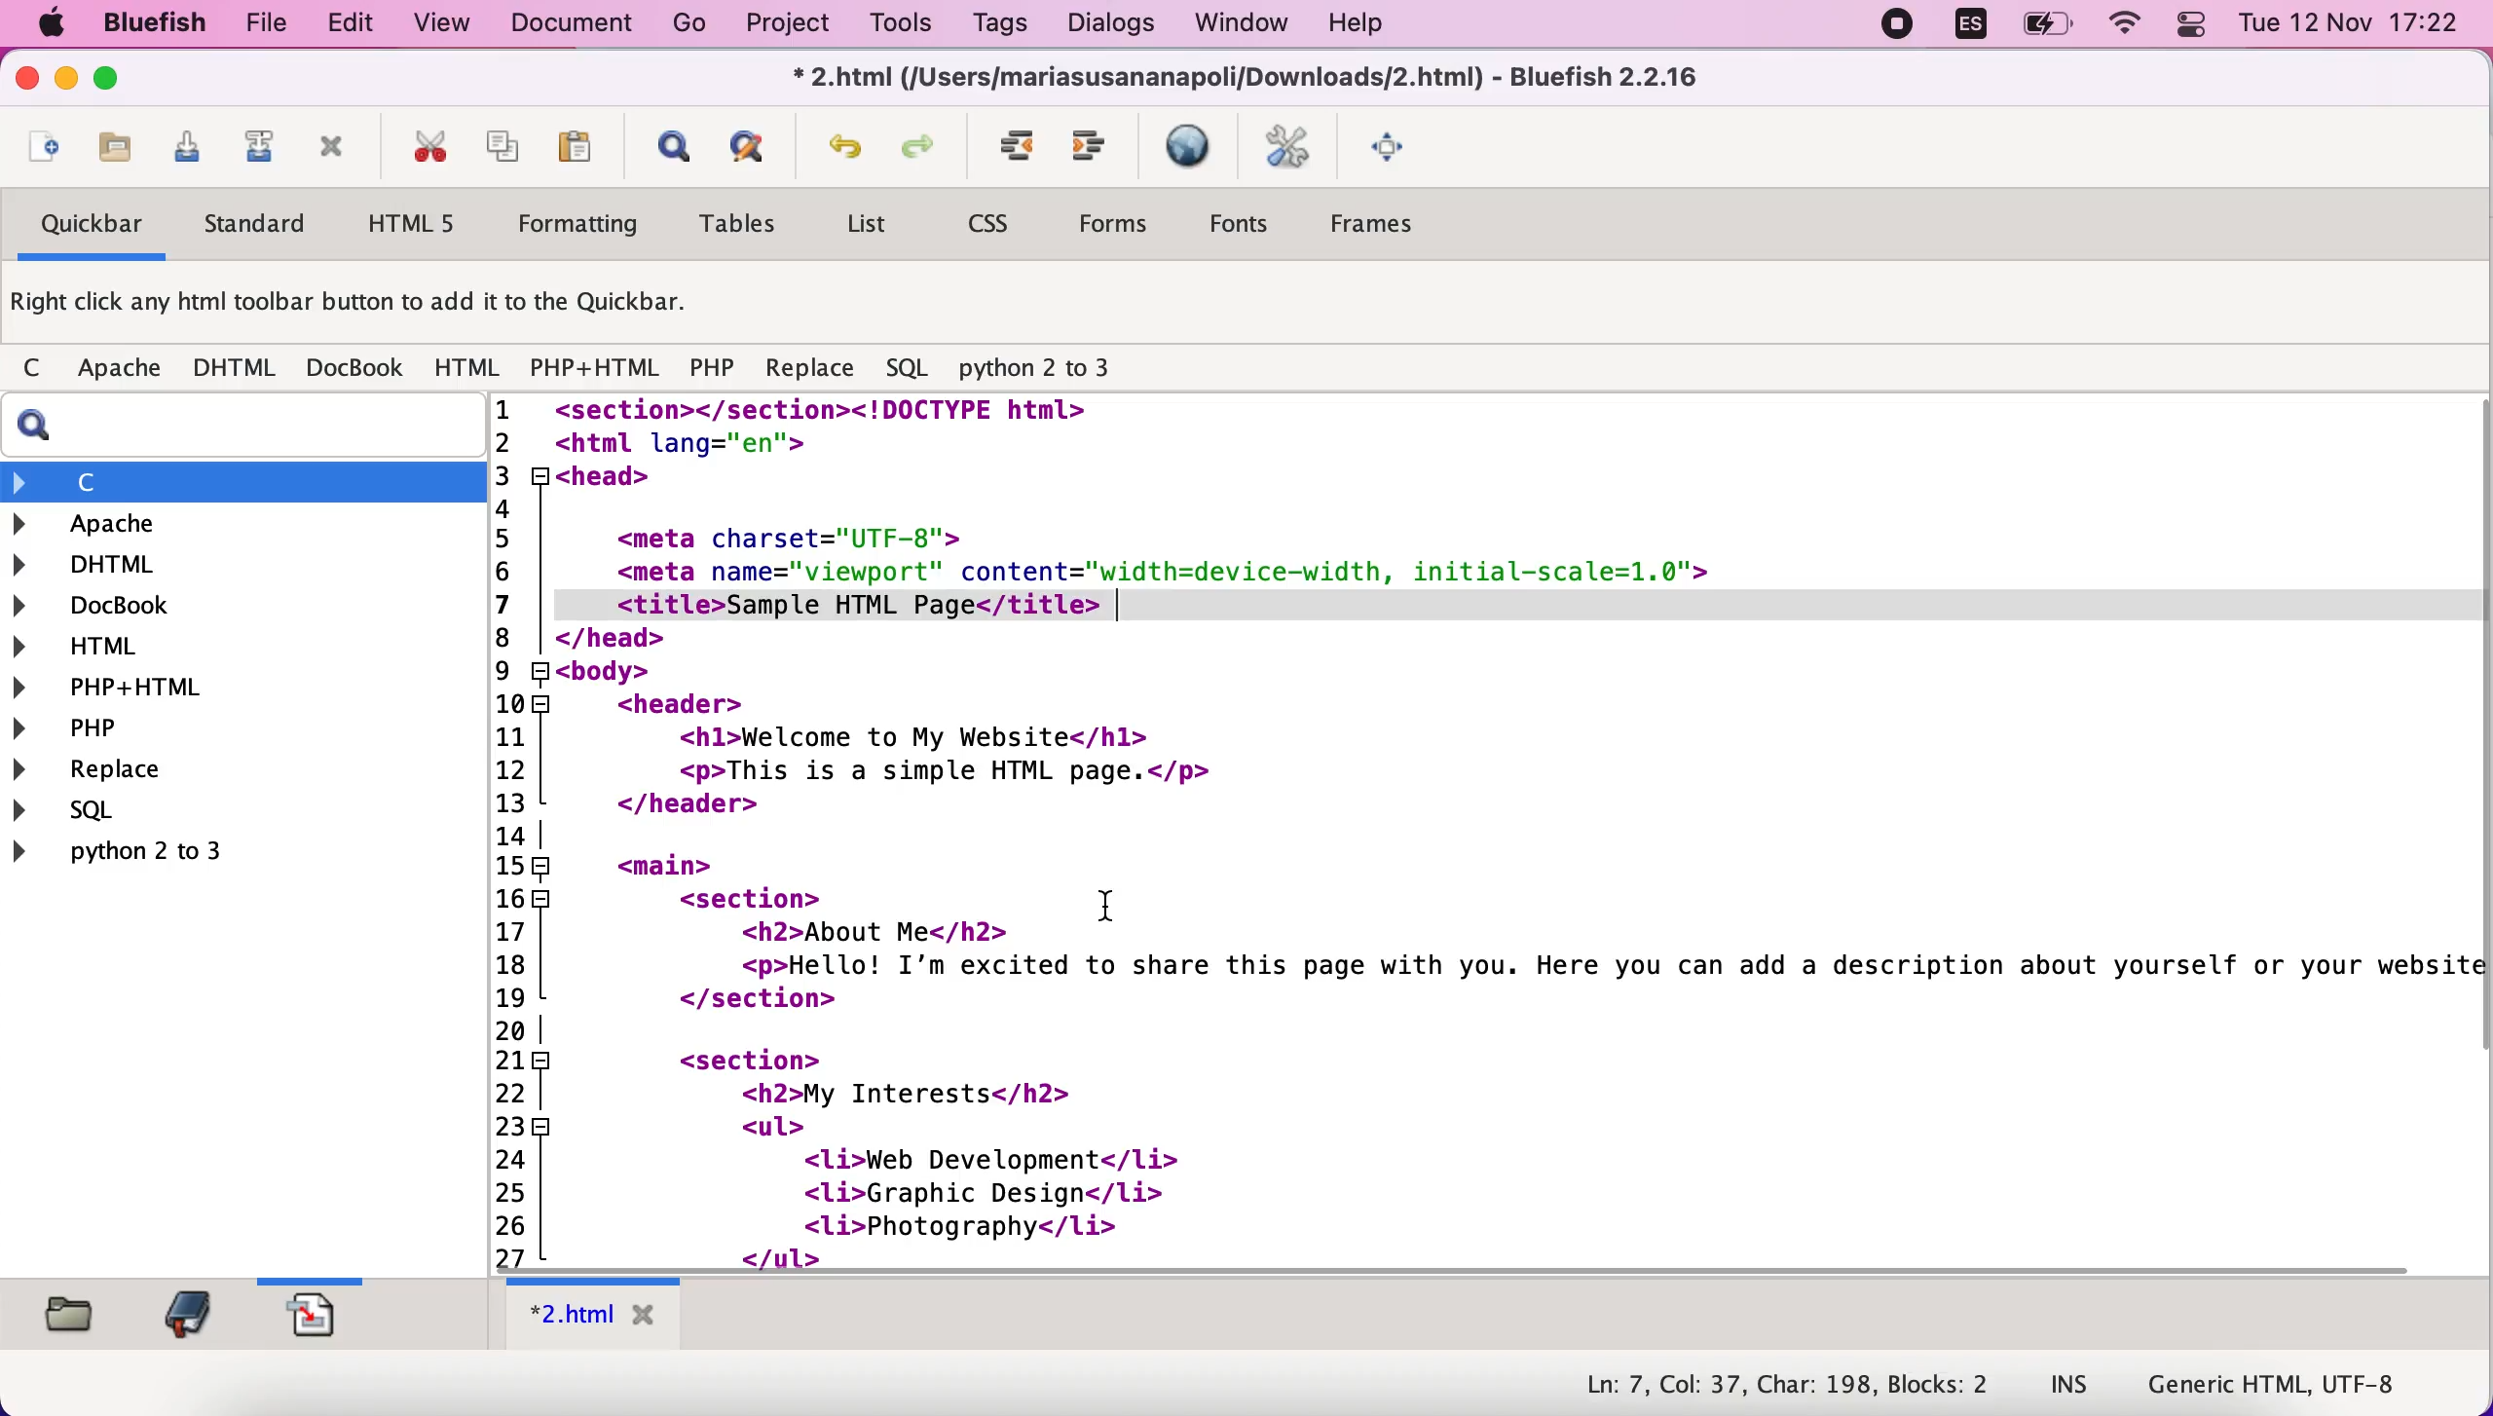 This screenshot has width=2493, height=1416. What do you see at coordinates (74, 1318) in the screenshot?
I see `filebrowser` at bounding box center [74, 1318].